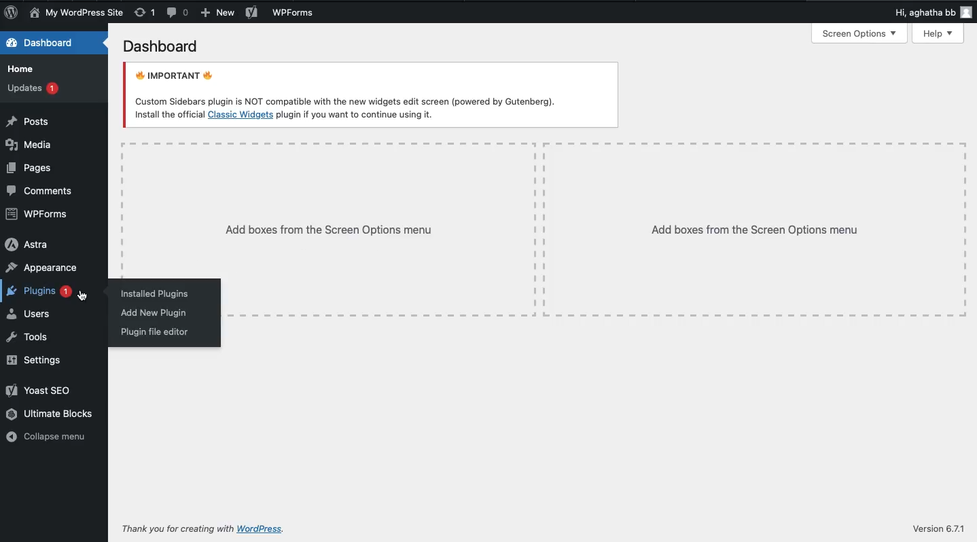 The image size is (977, 542). I want to click on Install the official , so click(168, 114).